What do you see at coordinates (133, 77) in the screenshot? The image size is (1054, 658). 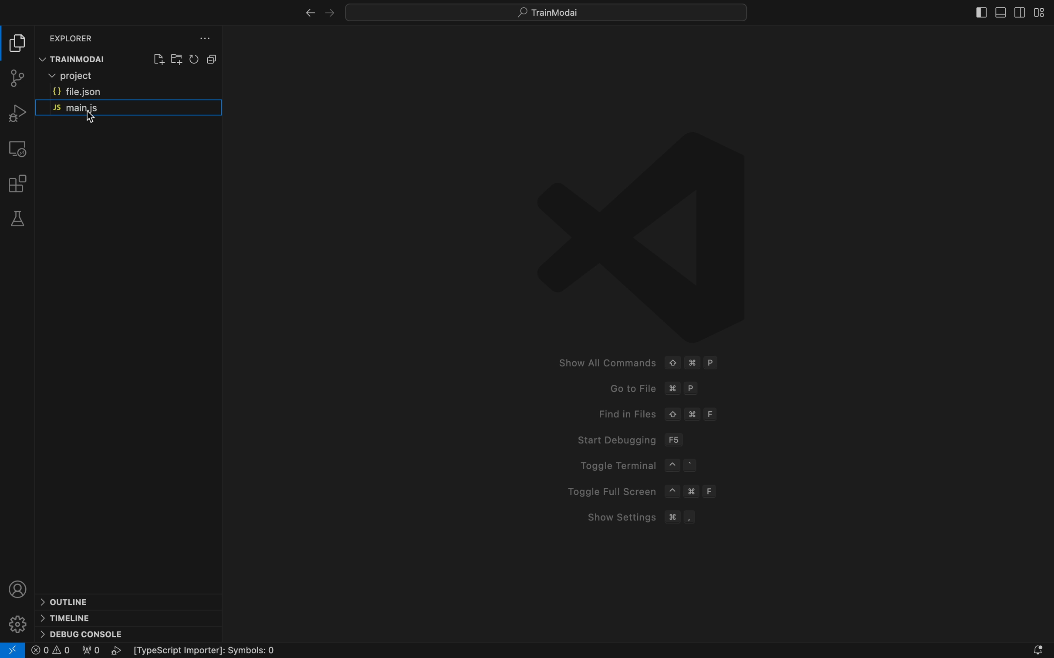 I see `project` at bounding box center [133, 77].